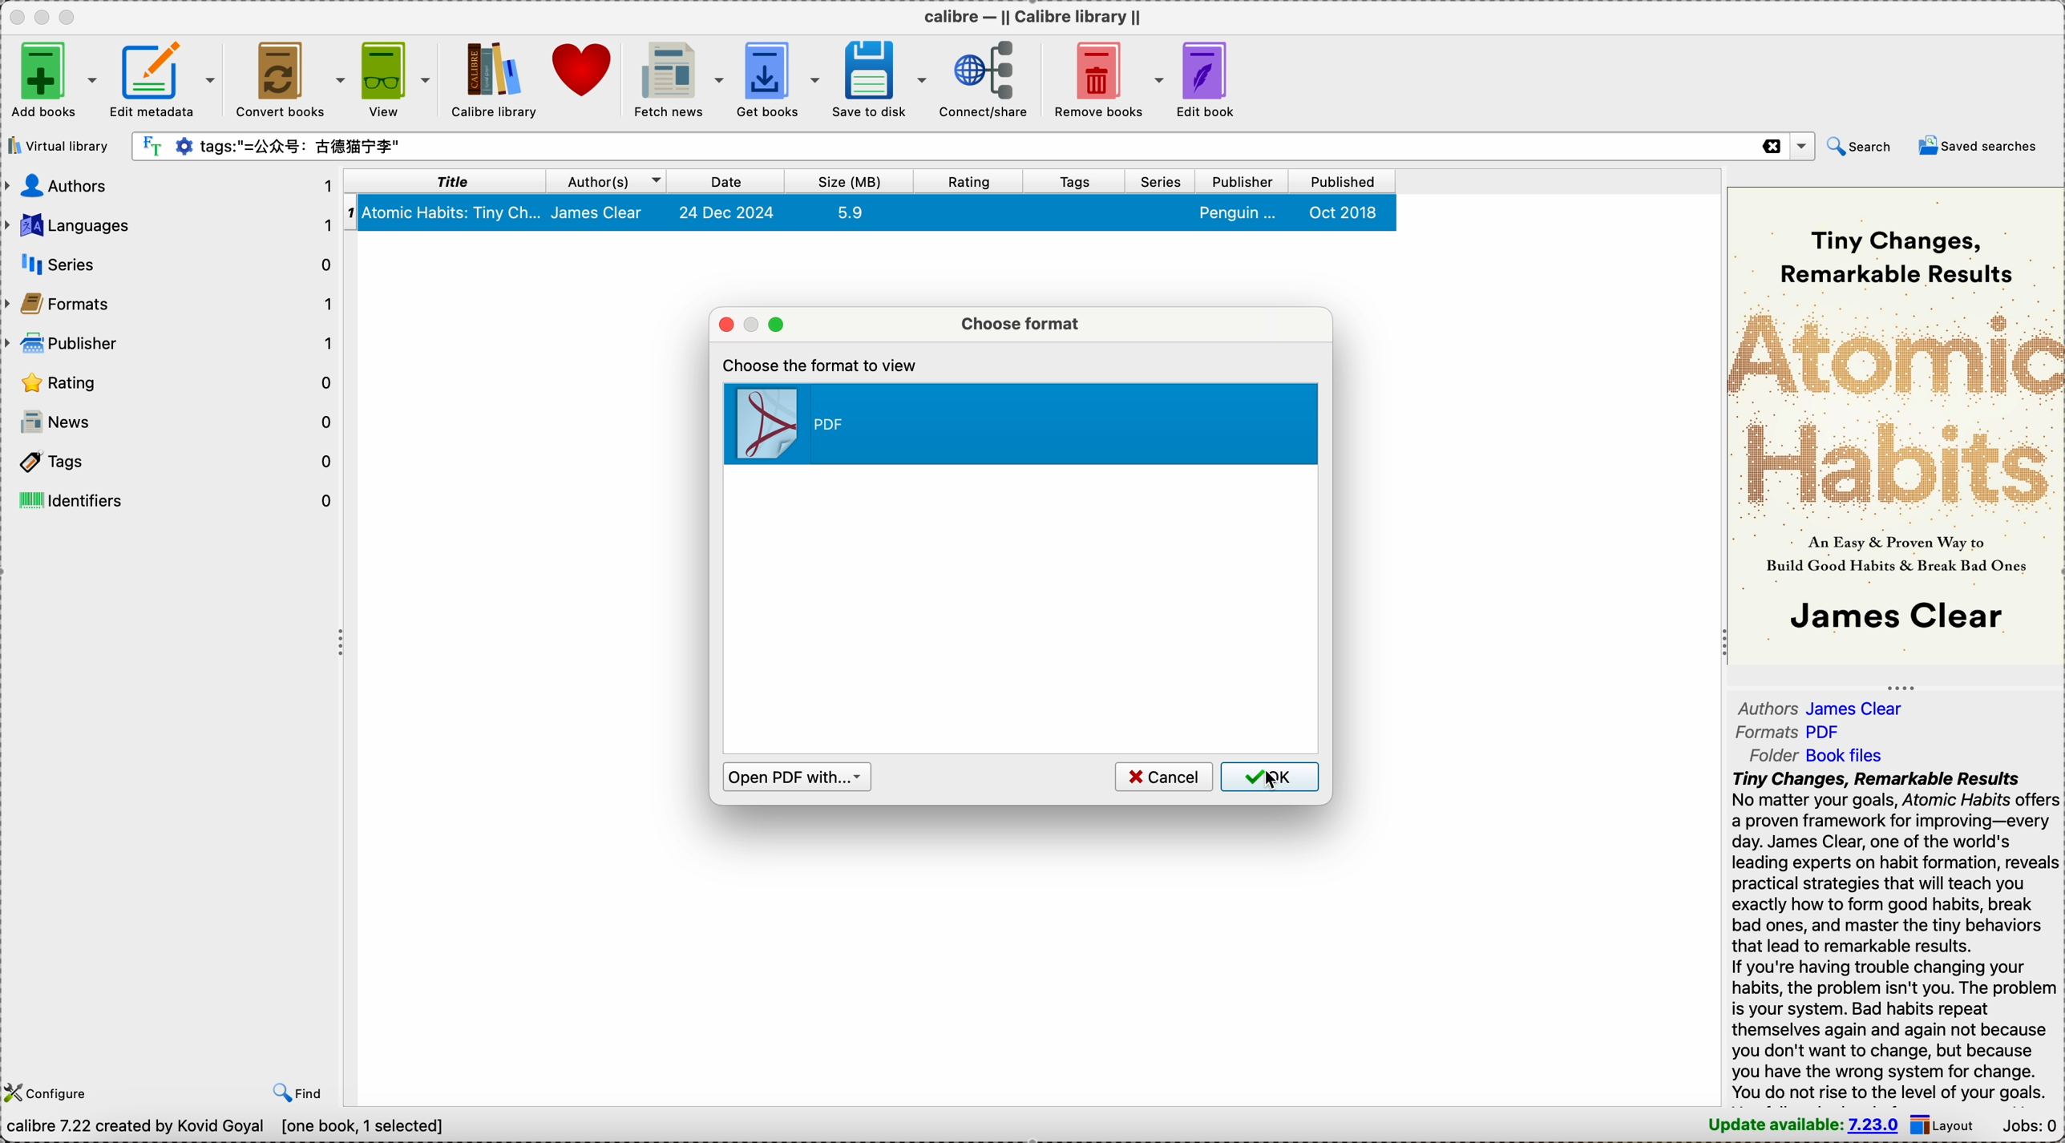 The width and height of the screenshot is (2065, 1143). I want to click on layout, so click(1945, 1124).